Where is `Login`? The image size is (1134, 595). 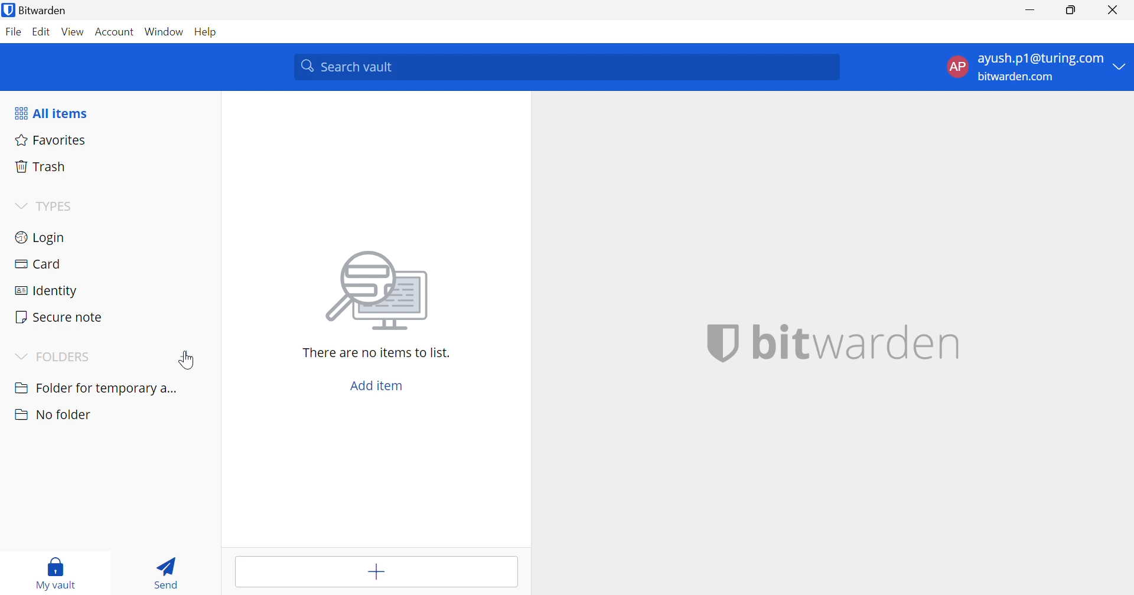
Login is located at coordinates (41, 239).